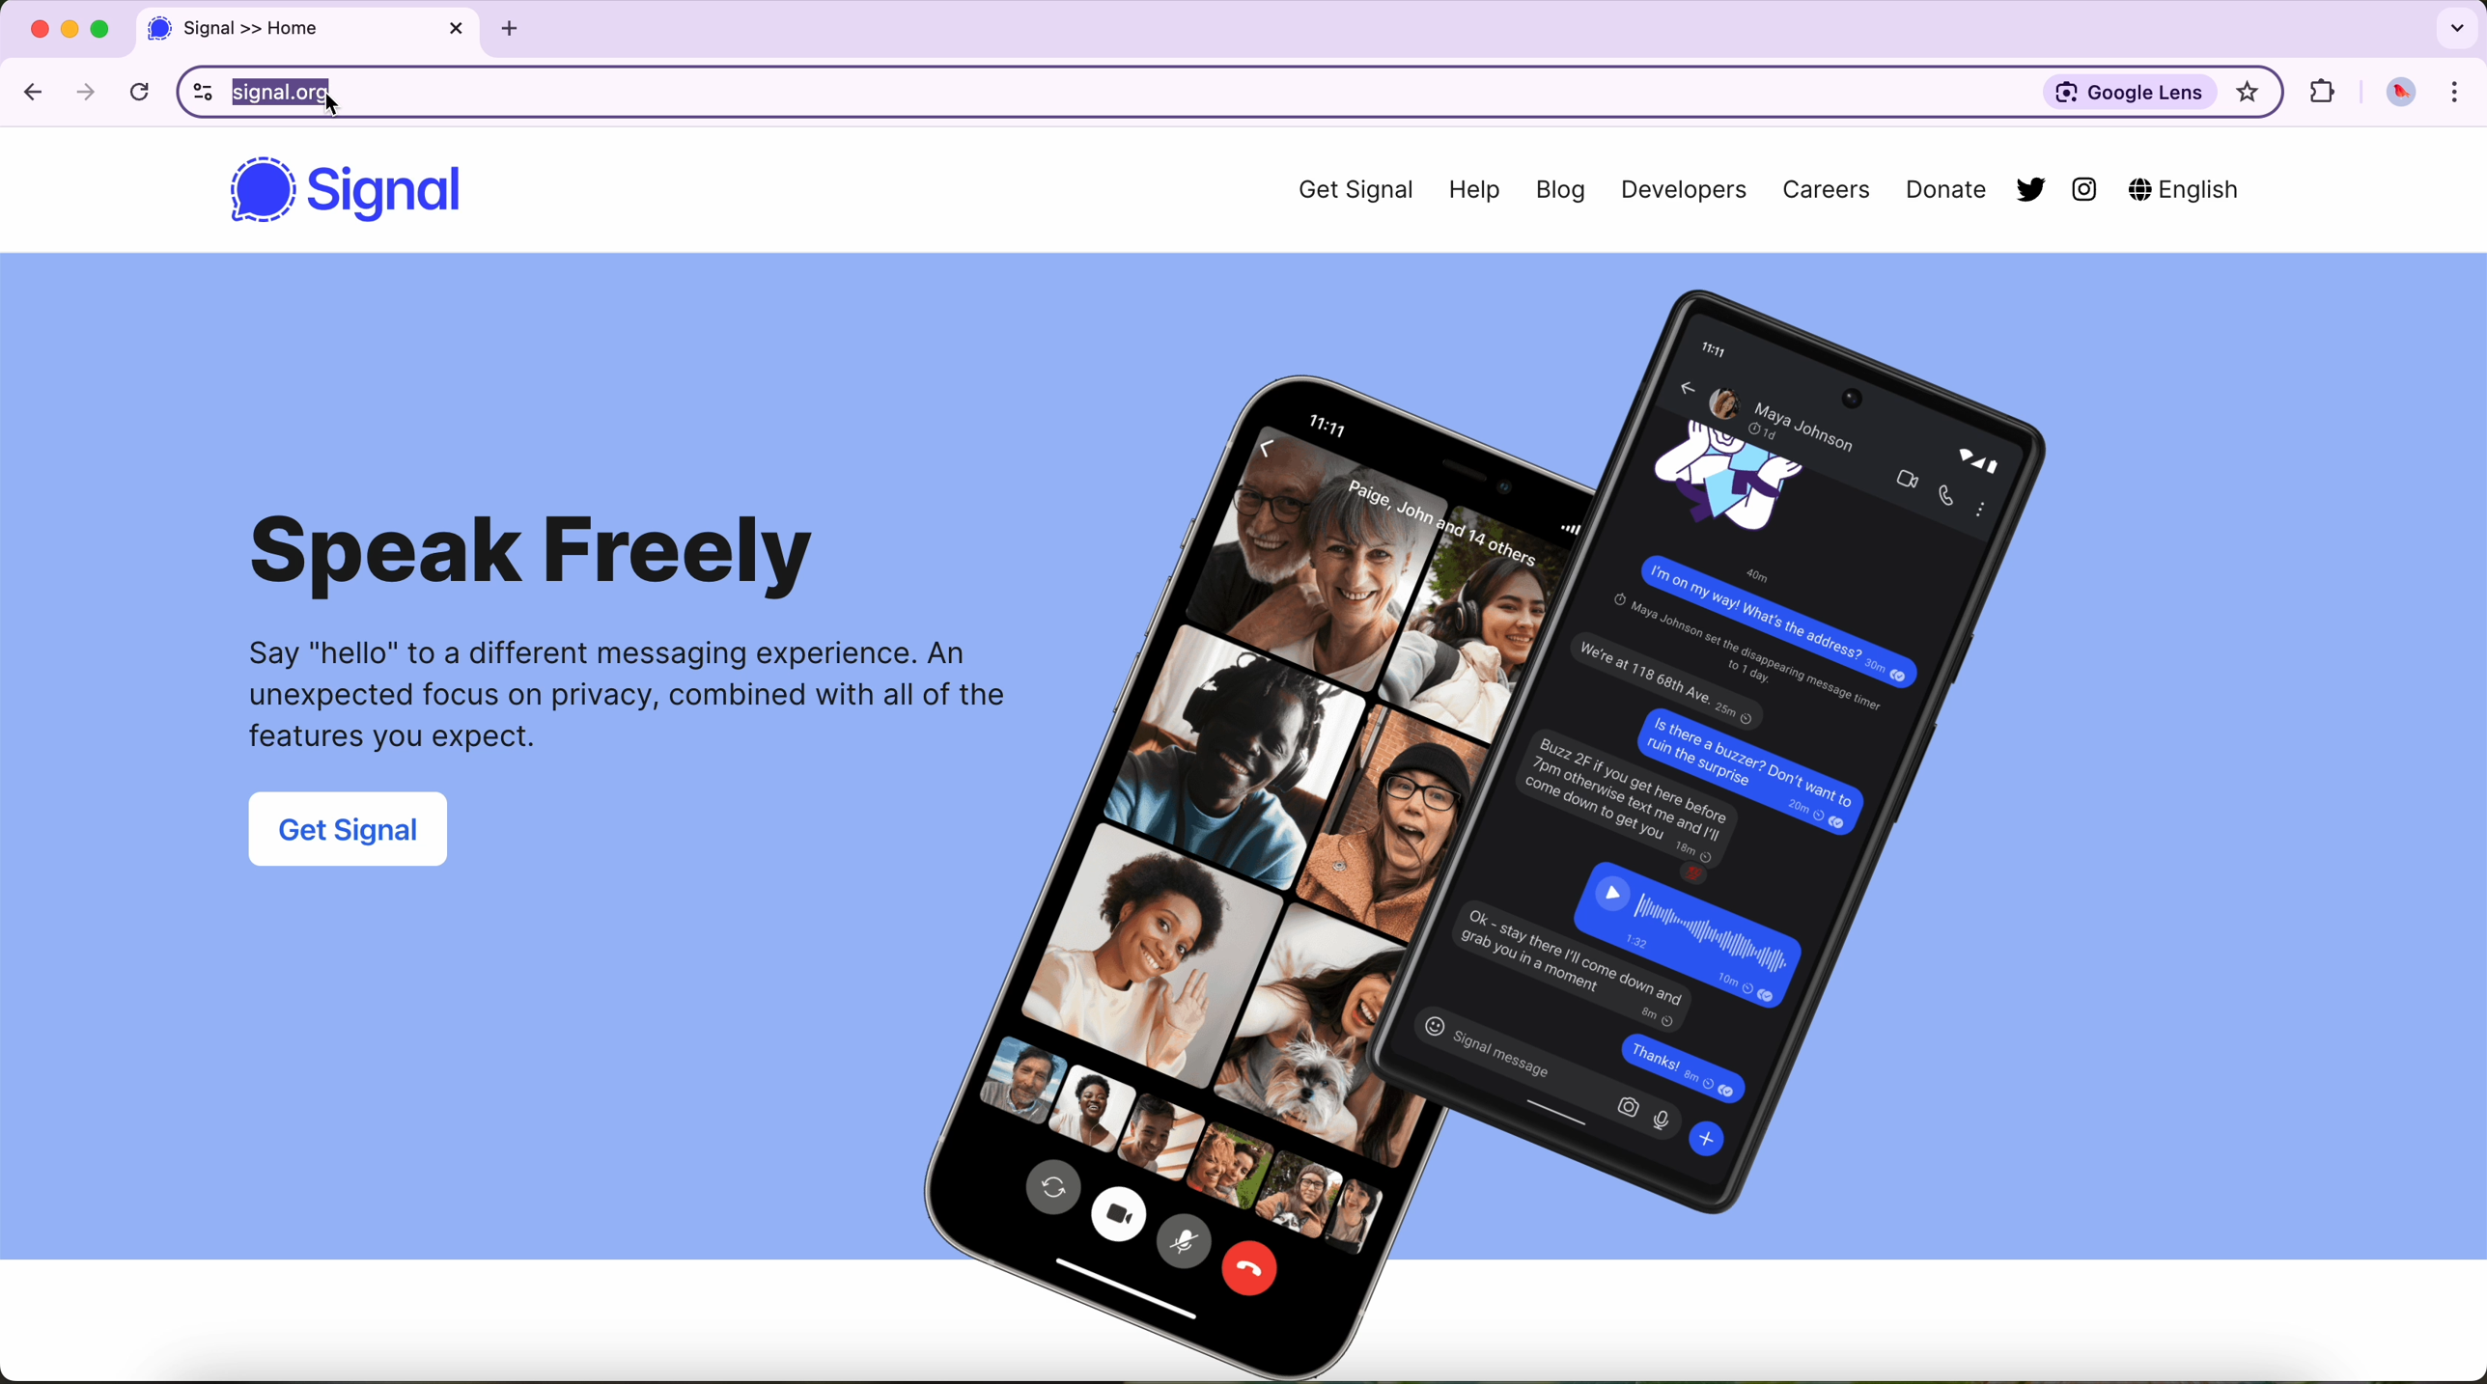 The height and width of the screenshot is (1384, 2487). I want to click on Help, so click(1477, 189).